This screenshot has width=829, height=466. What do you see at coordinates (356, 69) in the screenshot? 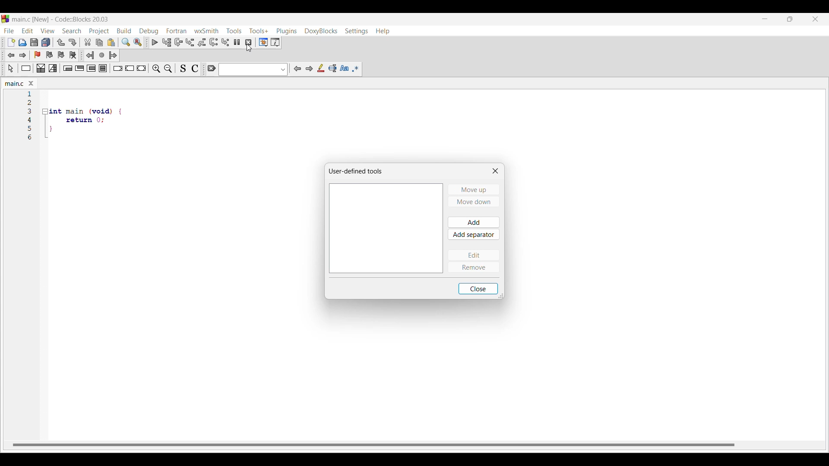
I see `Use regex` at bounding box center [356, 69].